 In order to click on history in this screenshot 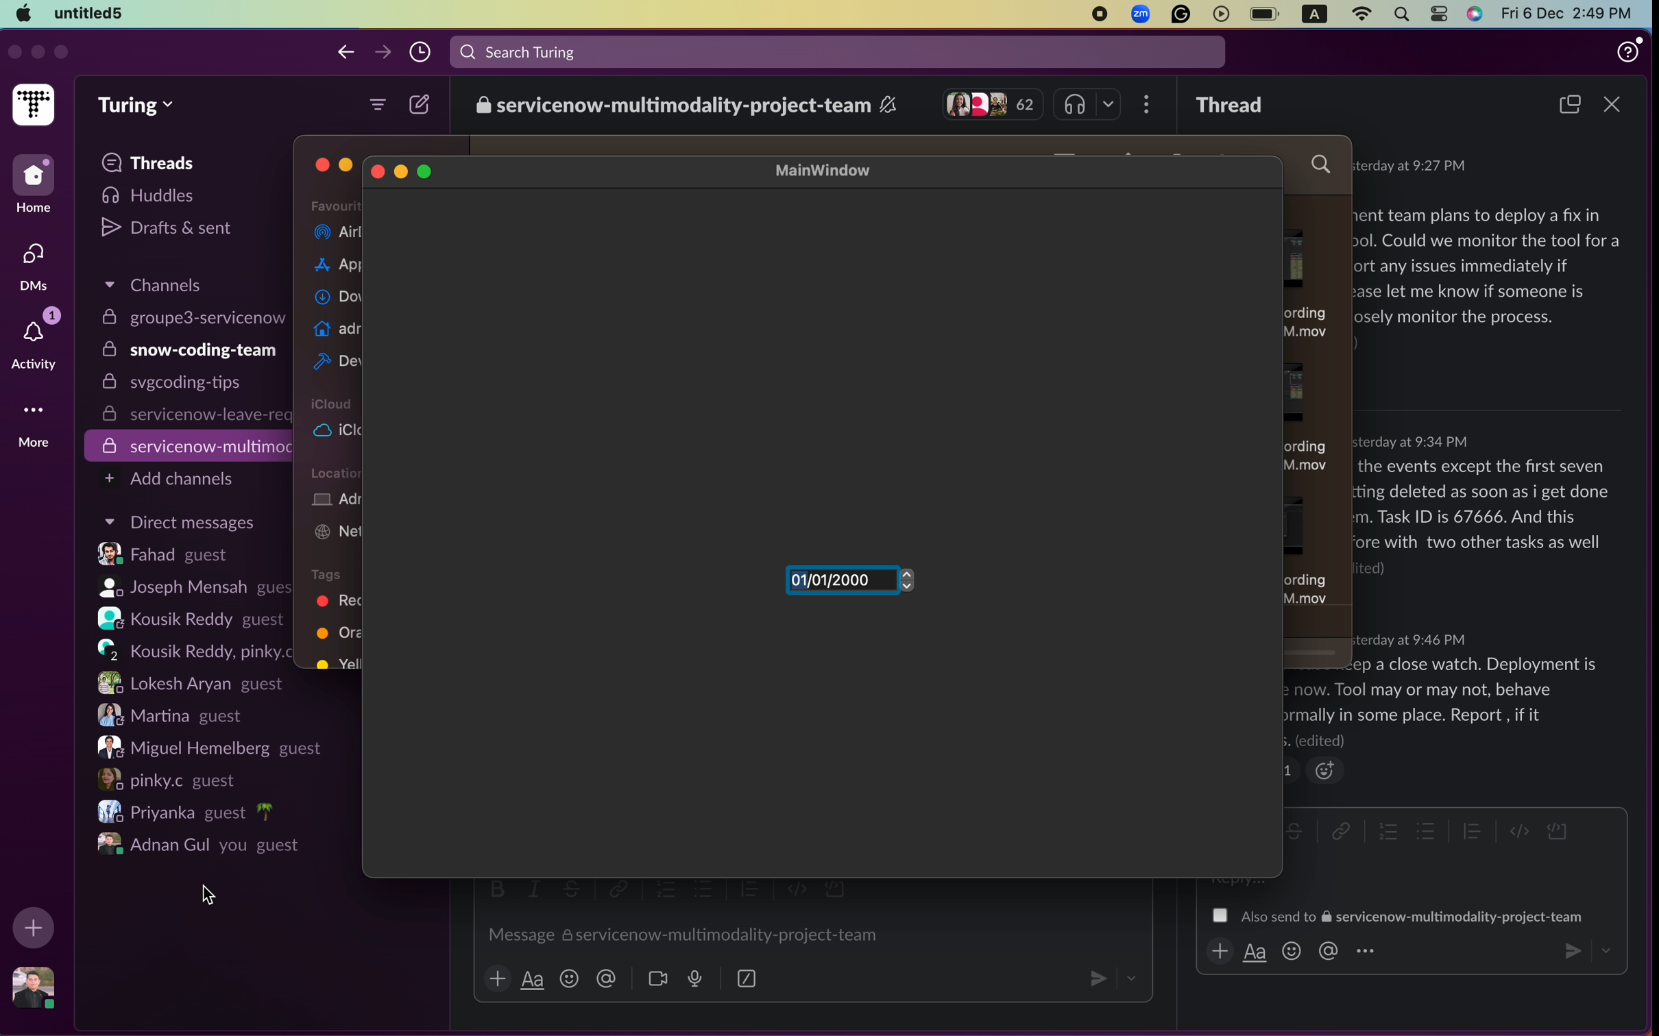, I will do `click(422, 53)`.